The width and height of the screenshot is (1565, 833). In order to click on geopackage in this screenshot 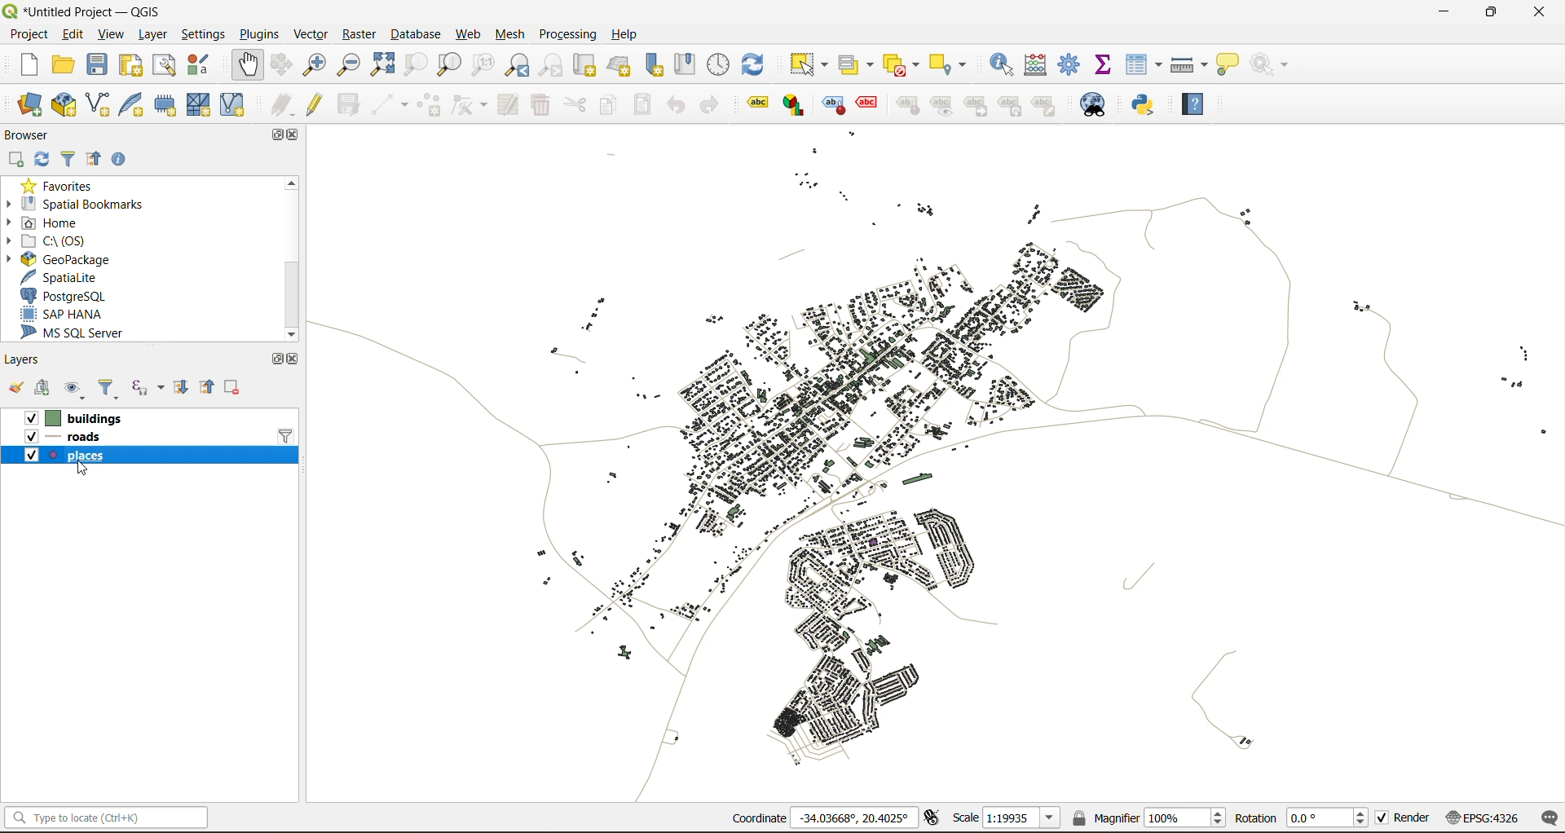, I will do `click(69, 259)`.